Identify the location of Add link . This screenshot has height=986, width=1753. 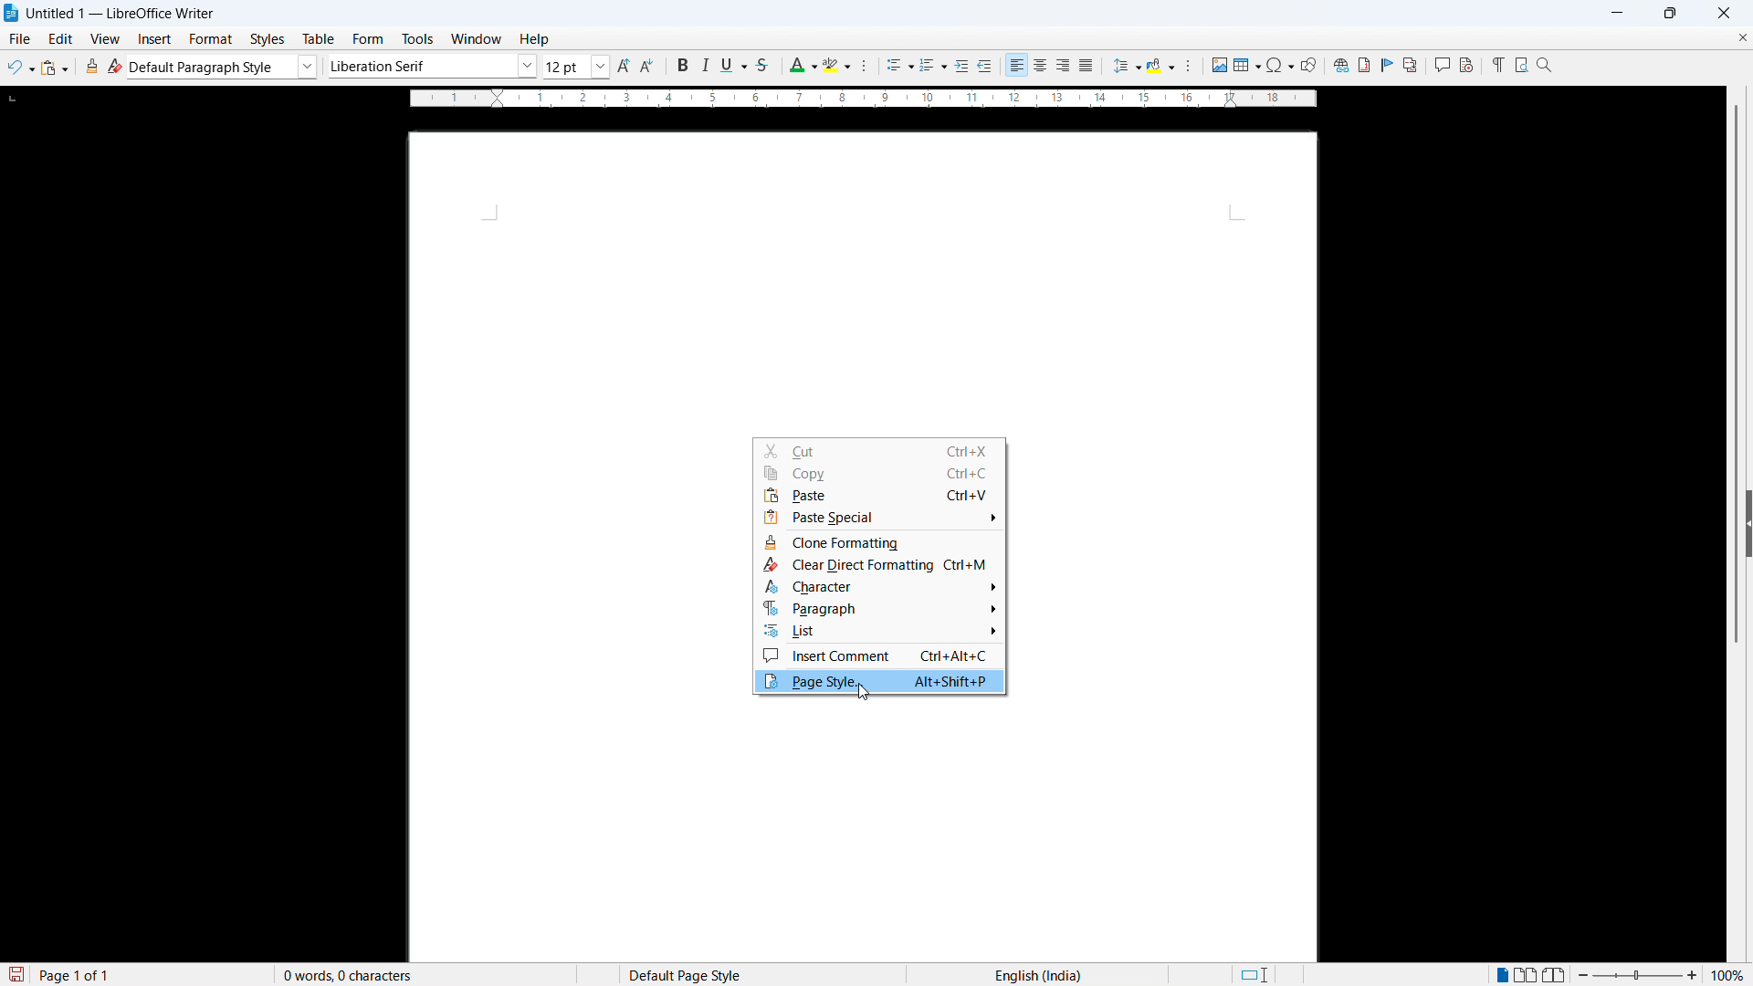
(1338, 64).